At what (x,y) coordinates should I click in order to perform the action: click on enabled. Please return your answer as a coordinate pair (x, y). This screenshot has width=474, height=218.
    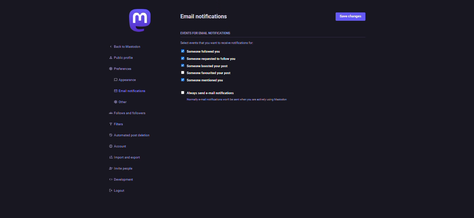
    Looking at the image, I should click on (183, 80).